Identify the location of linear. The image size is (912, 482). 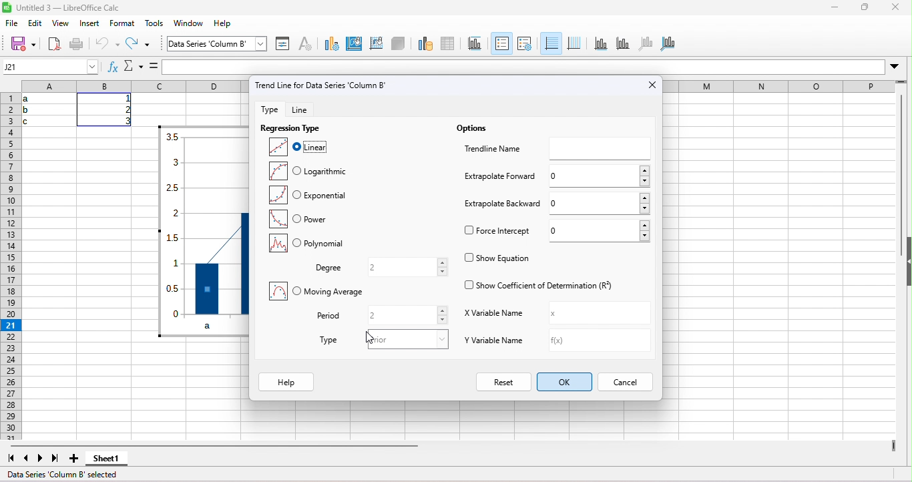
(305, 148).